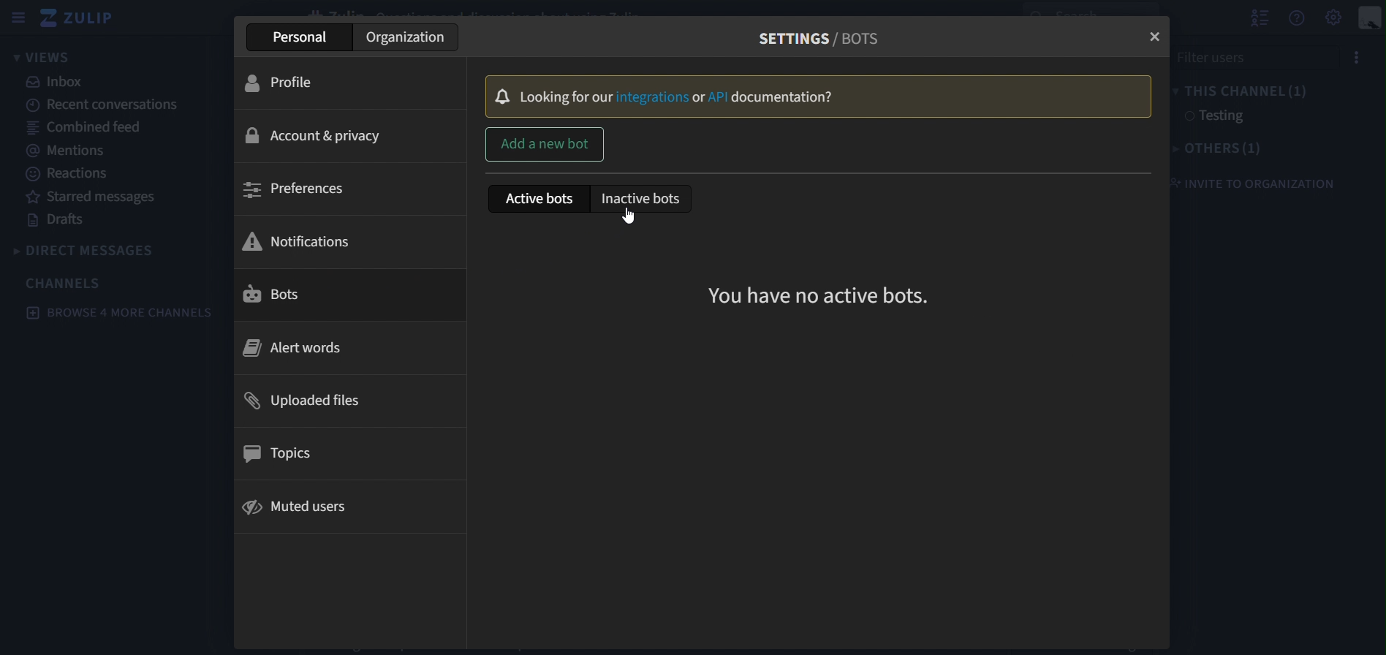 This screenshot has height=655, width=1386. What do you see at coordinates (1239, 89) in the screenshot?
I see `this channel(1)` at bounding box center [1239, 89].